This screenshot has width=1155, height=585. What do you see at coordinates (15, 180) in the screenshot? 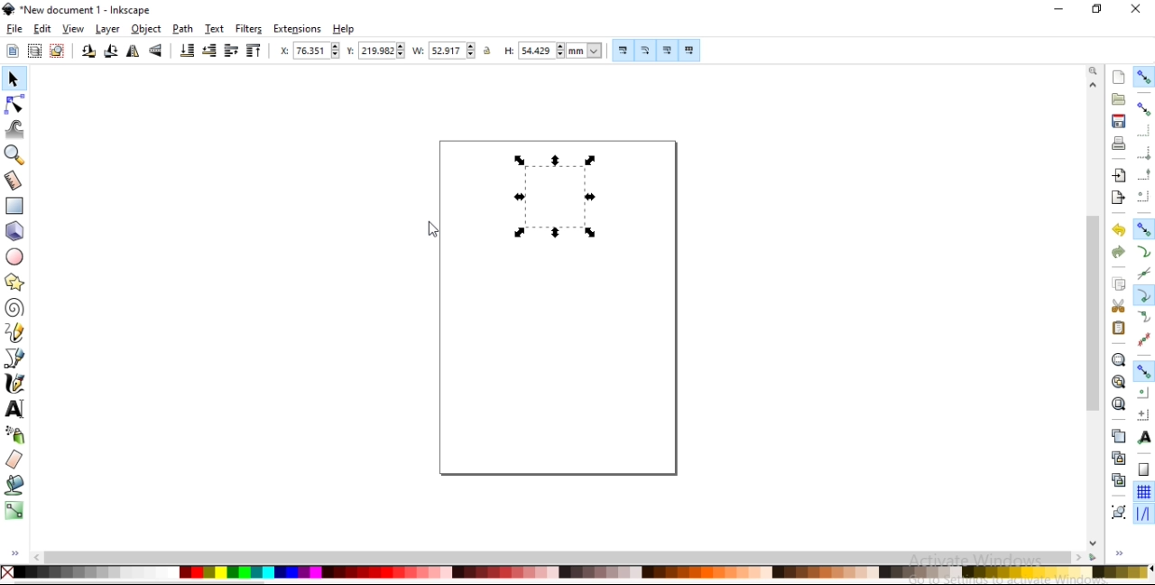
I see `measurement tool ` at bounding box center [15, 180].